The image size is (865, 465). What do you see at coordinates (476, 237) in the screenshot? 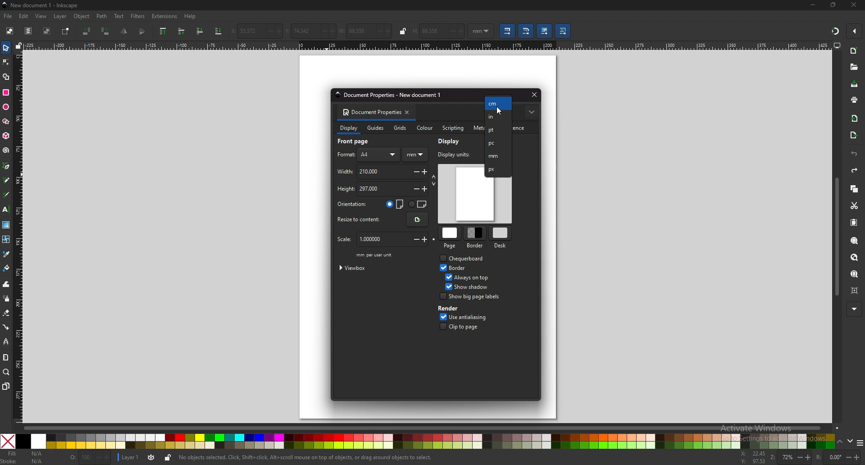
I see `border` at bounding box center [476, 237].